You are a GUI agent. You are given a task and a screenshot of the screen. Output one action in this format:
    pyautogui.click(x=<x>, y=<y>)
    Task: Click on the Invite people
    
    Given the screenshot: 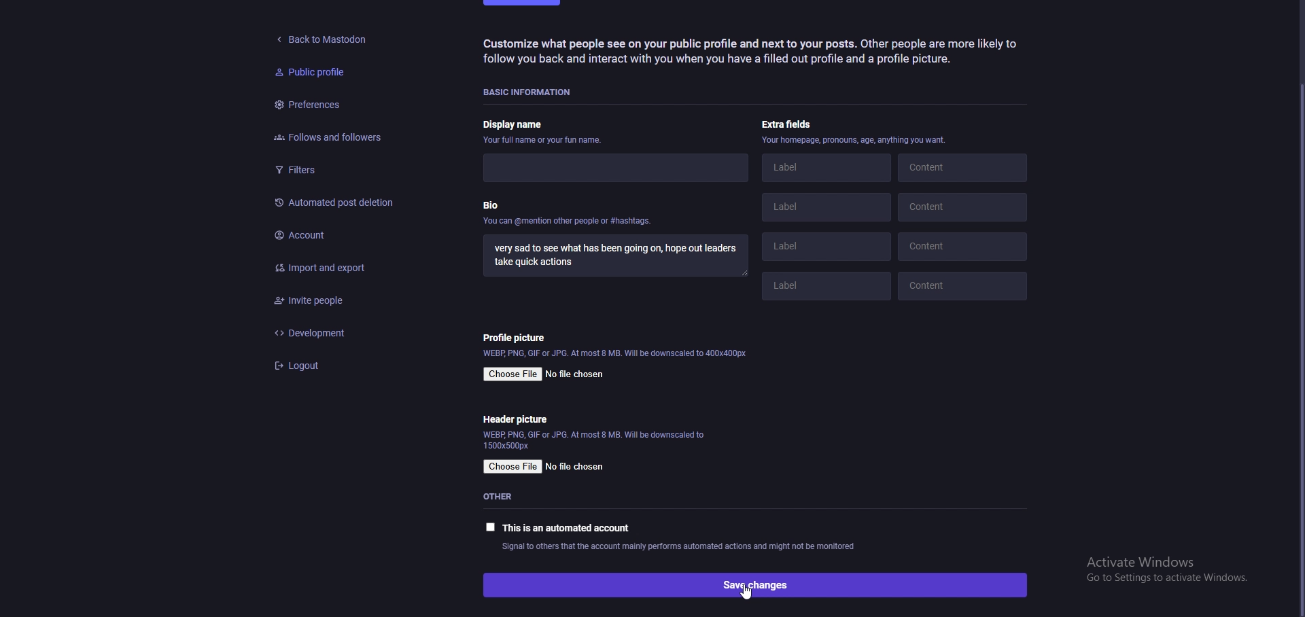 What is the action you would take?
    pyautogui.click(x=344, y=301)
    